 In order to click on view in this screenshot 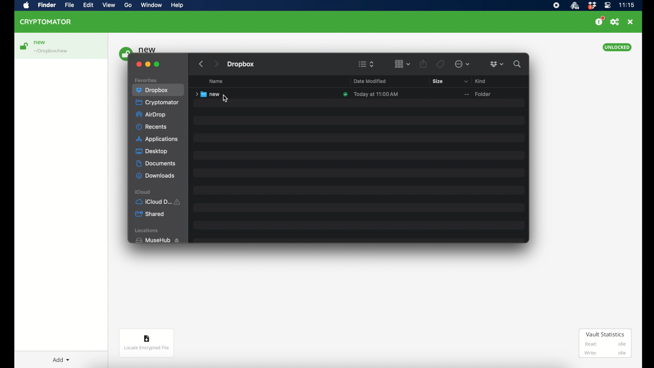, I will do `click(109, 5)`.